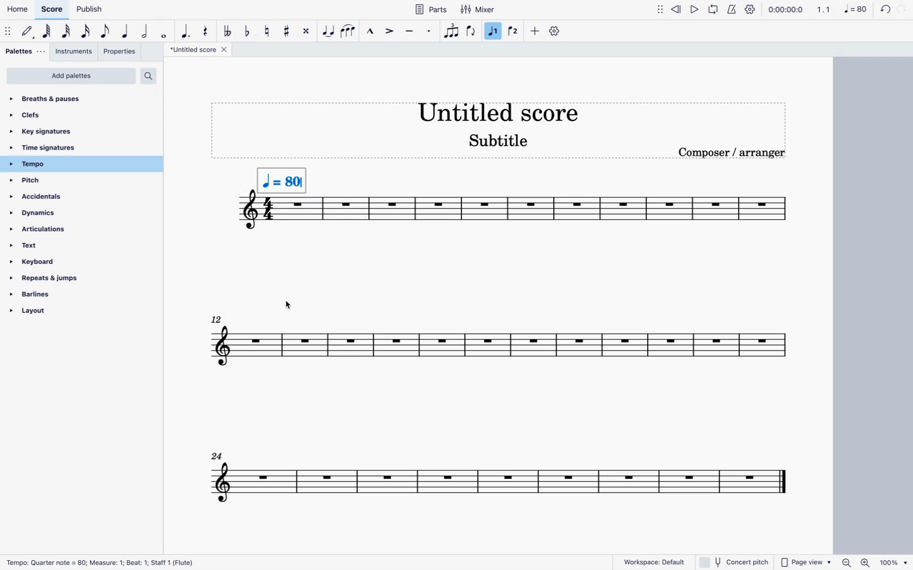 The image size is (913, 570). I want to click on rewind, so click(677, 10).